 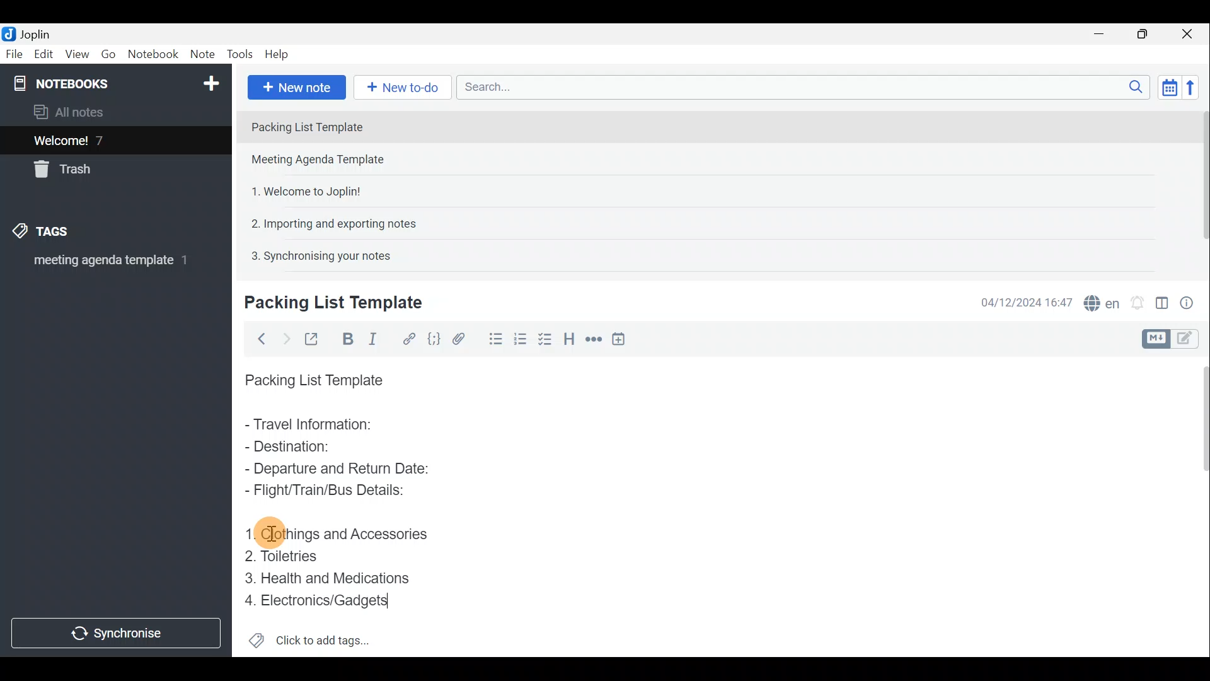 I want to click on Notebook, so click(x=153, y=56).